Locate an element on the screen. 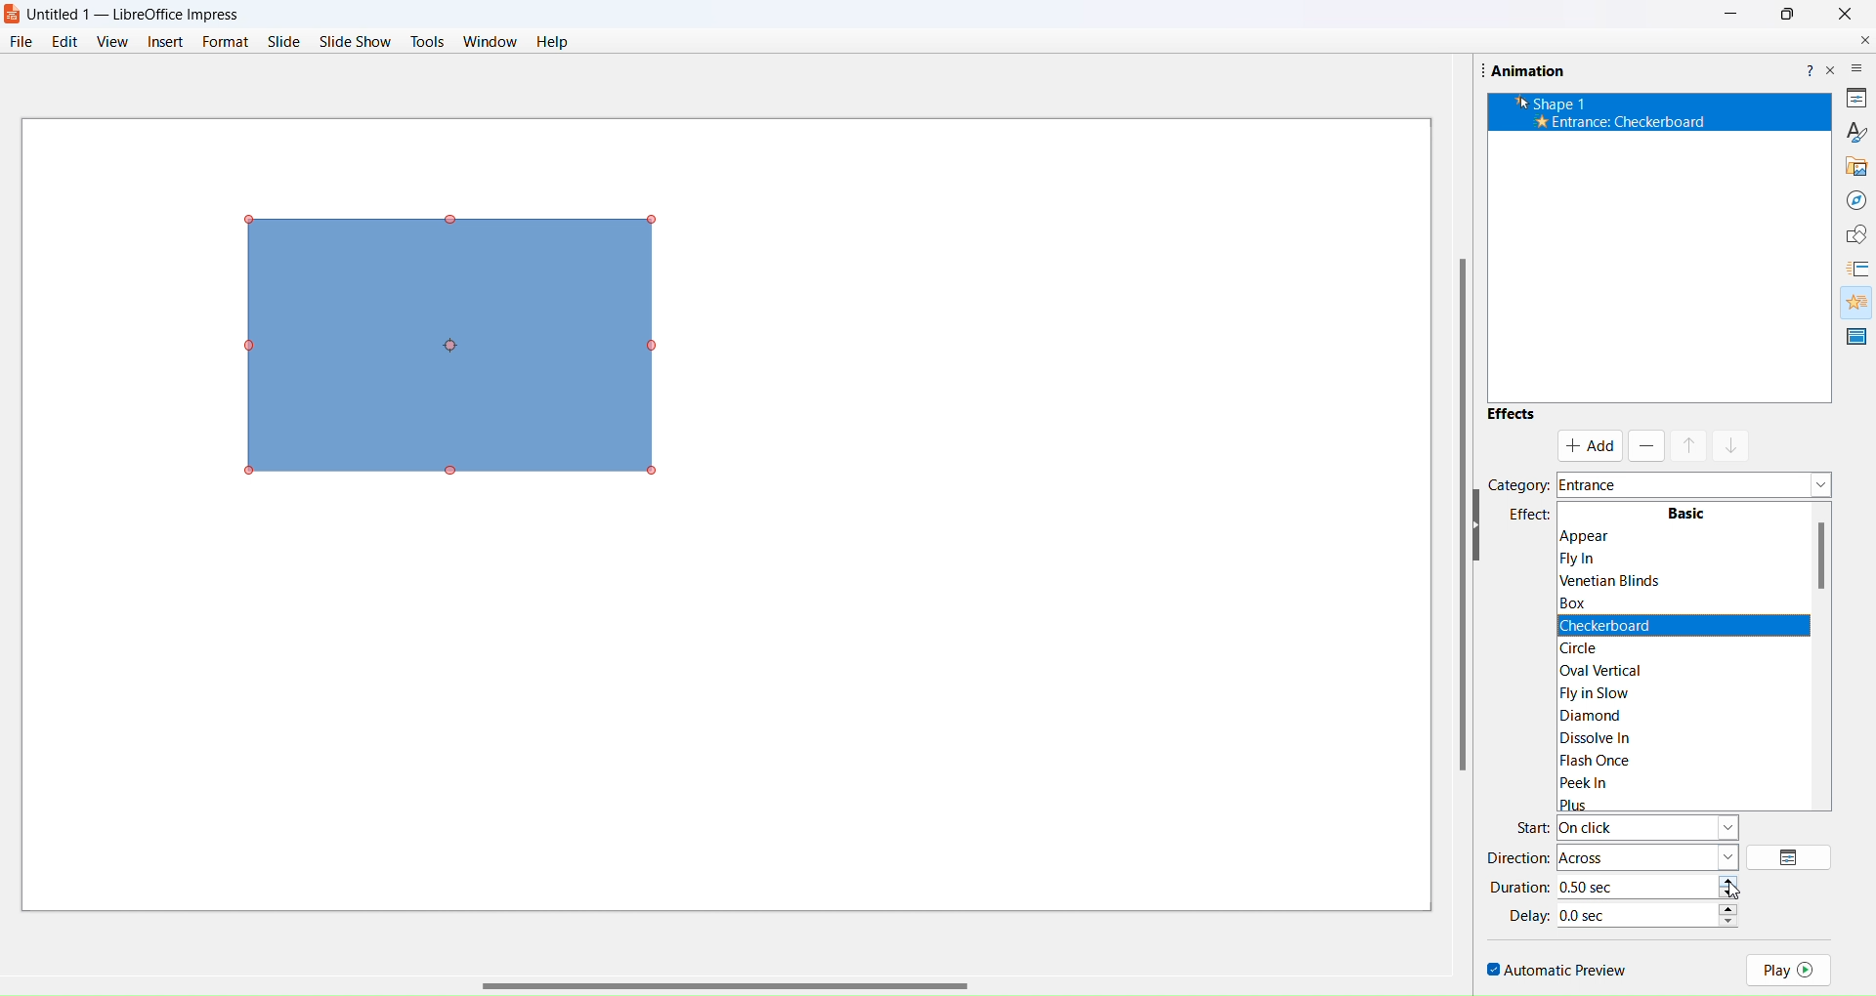  increase/decrease is located at coordinates (1731, 885).